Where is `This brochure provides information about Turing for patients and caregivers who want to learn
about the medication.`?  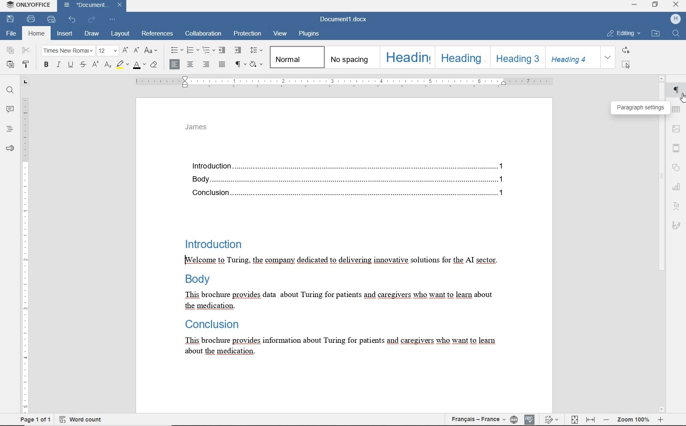
This brochure provides information about Turing for patients and caregivers who want to learn
about the medication. is located at coordinates (340, 347).